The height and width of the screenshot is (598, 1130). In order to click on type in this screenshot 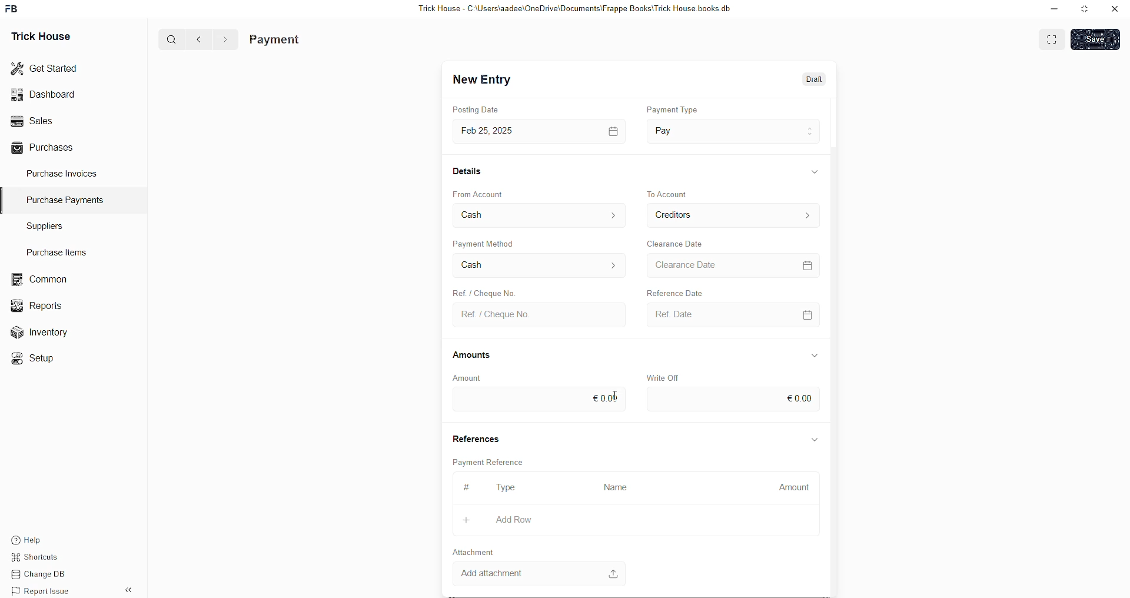, I will do `click(501, 487)`.